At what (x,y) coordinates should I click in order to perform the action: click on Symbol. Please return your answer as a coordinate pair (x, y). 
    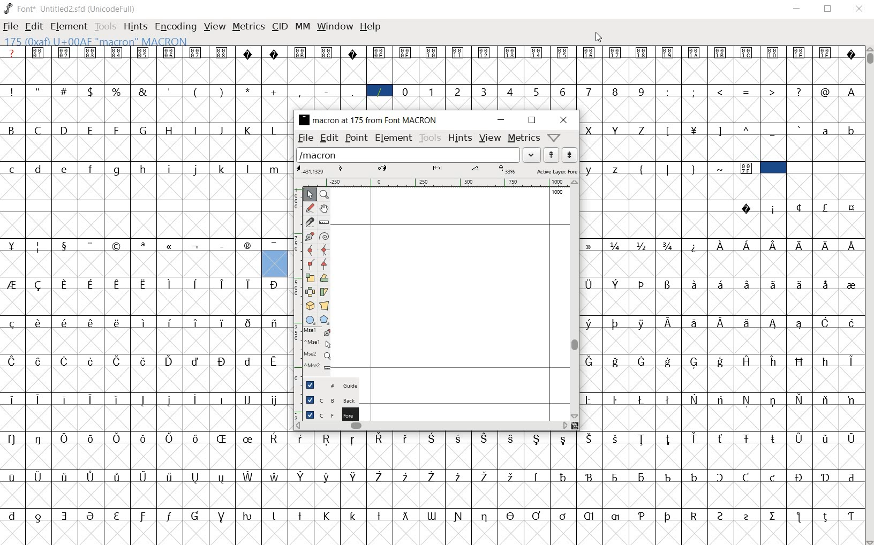
    Looking at the image, I should click on (37, 476).